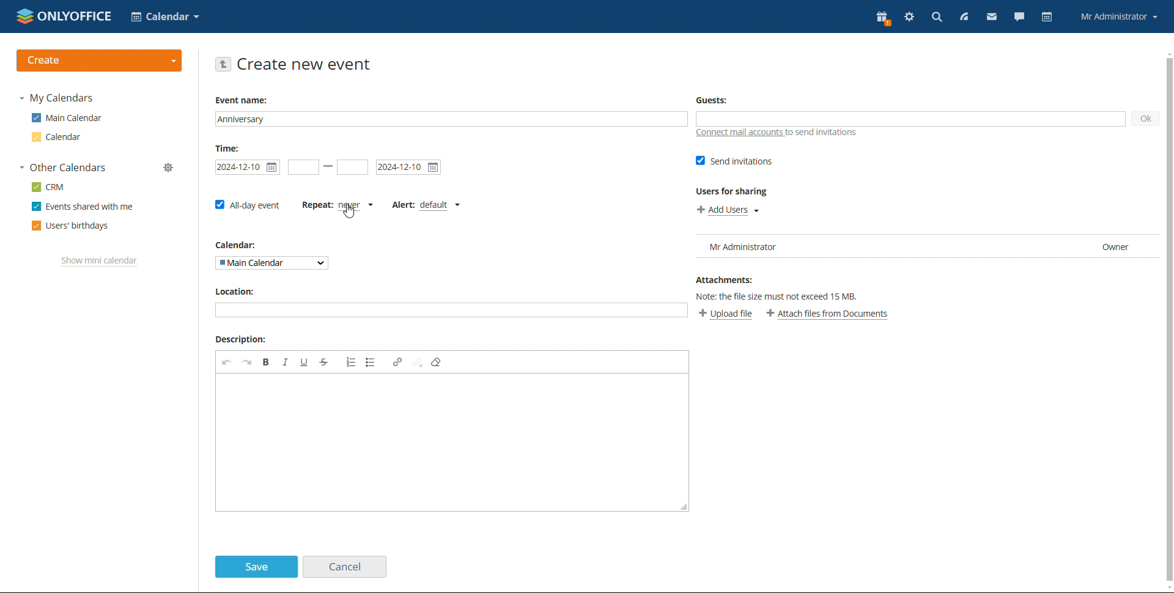  I want to click on settings, so click(908, 17).